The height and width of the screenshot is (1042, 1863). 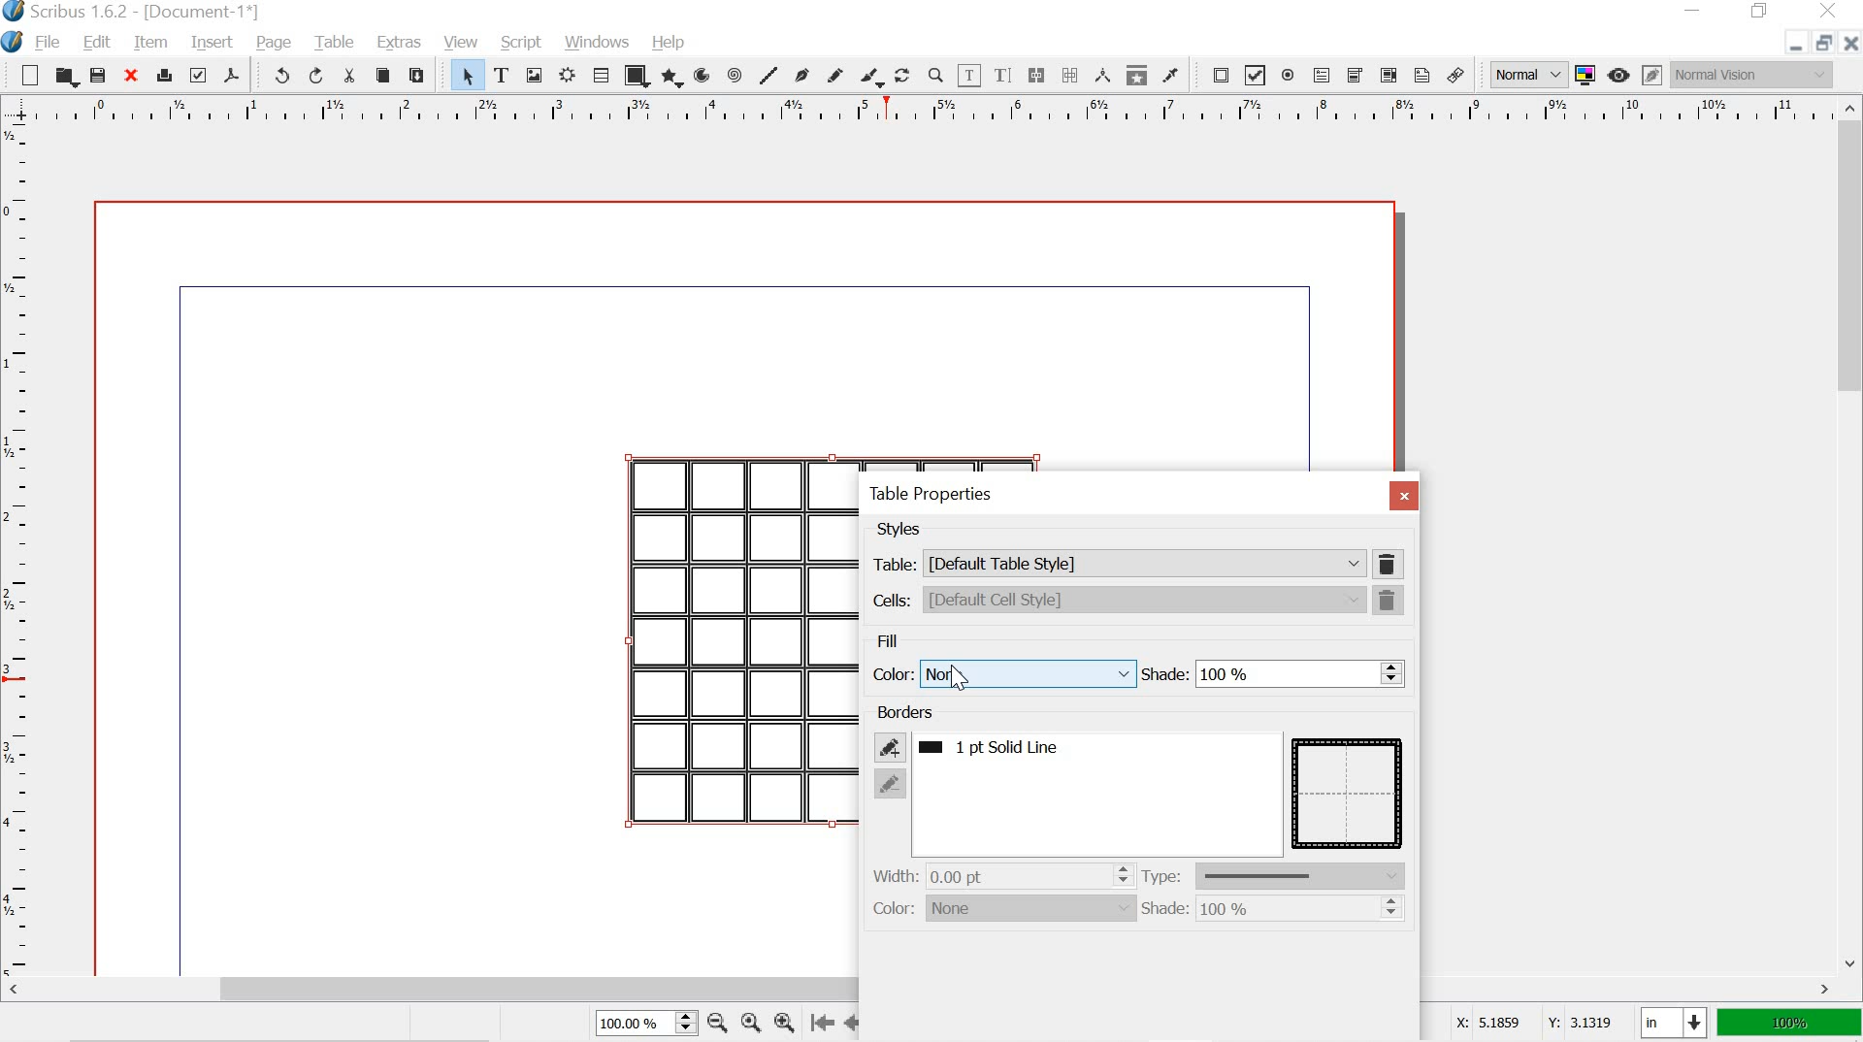 What do you see at coordinates (314, 75) in the screenshot?
I see `redo` at bounding box center [314, 75].